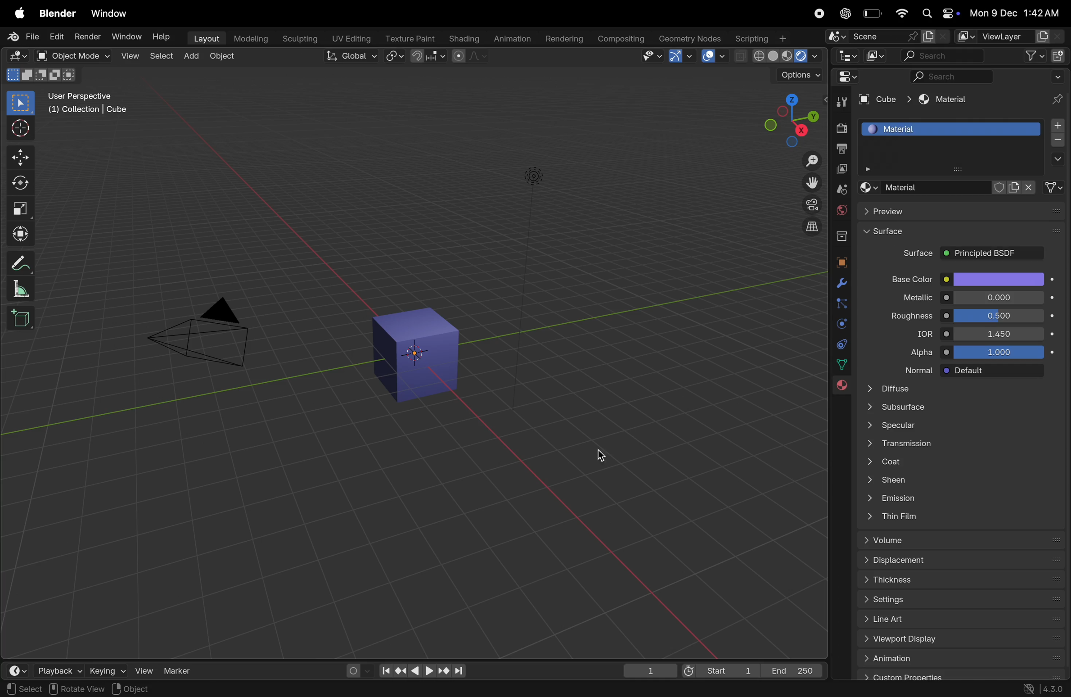  Describe the element at coordinates (57, 36) in the screenshot. I see `Edit` at that location.